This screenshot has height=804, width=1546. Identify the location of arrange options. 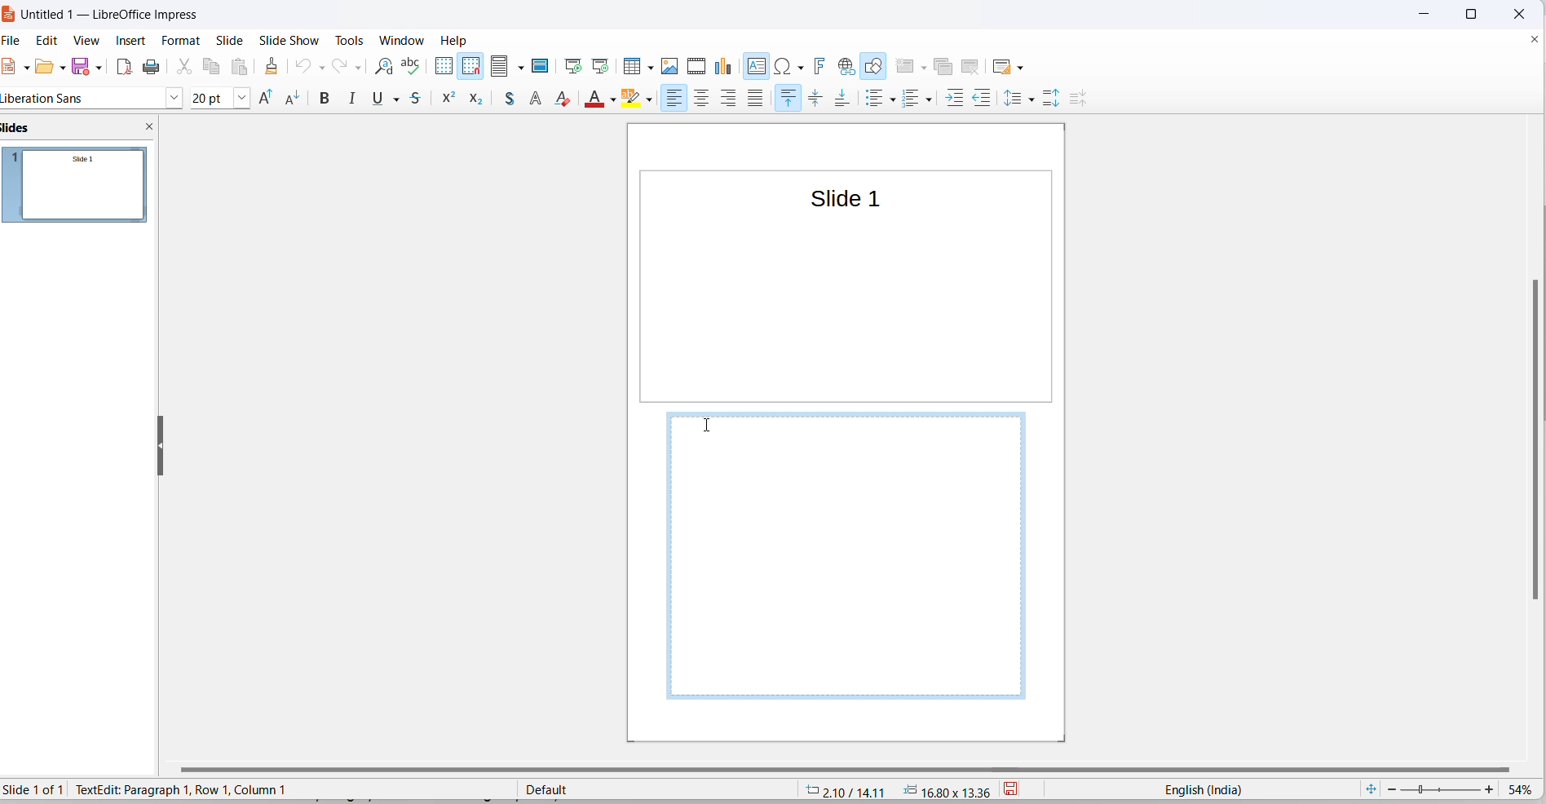
(691, 98).